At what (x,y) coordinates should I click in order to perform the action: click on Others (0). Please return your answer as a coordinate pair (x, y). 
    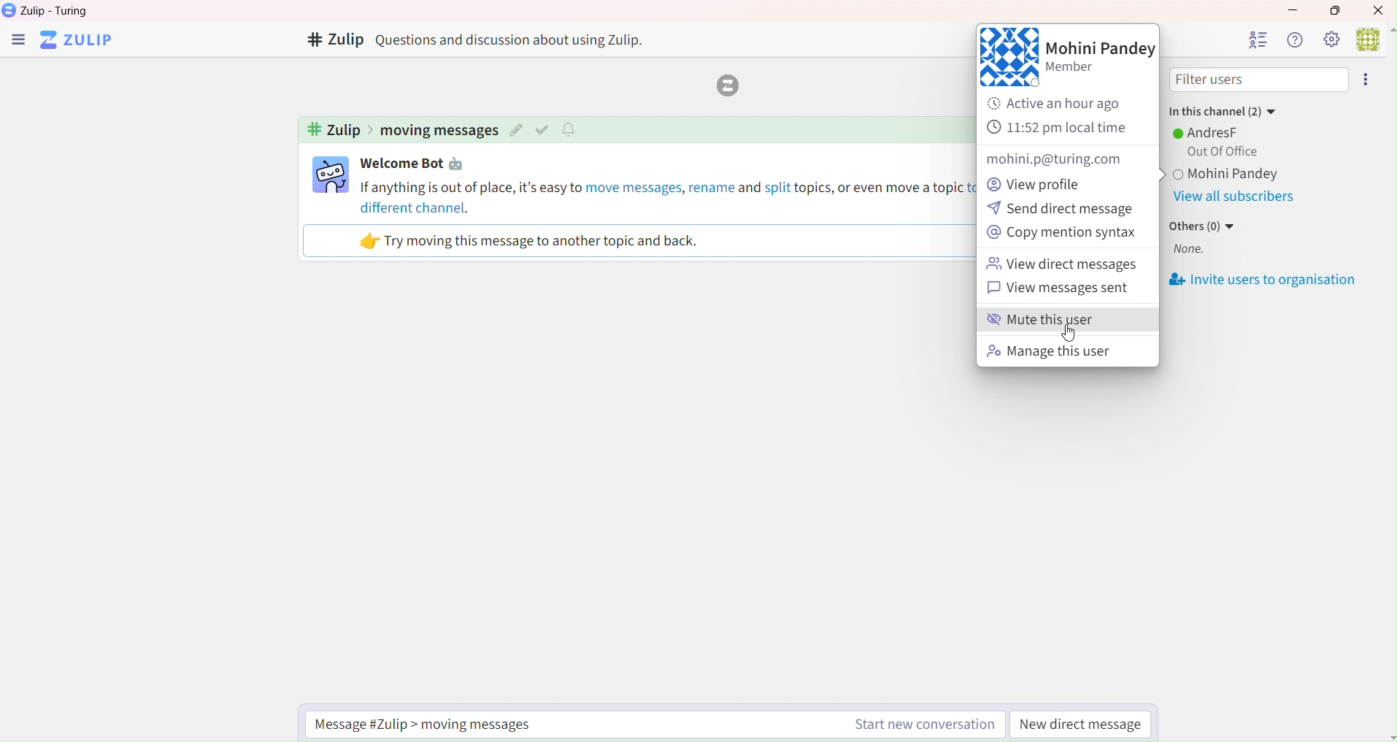
    Looking at the image, I should click on (1204, 226).